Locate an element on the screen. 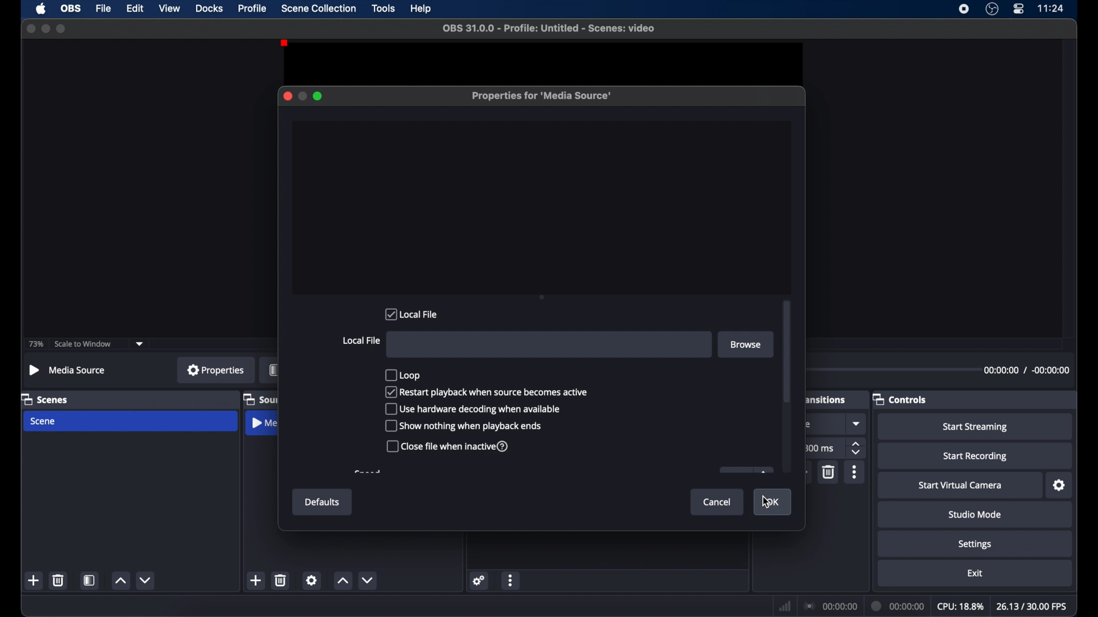 Image resolution: width=1098 pixels, height=617 pixels. obscure icon is located at coordinates (745, 470).